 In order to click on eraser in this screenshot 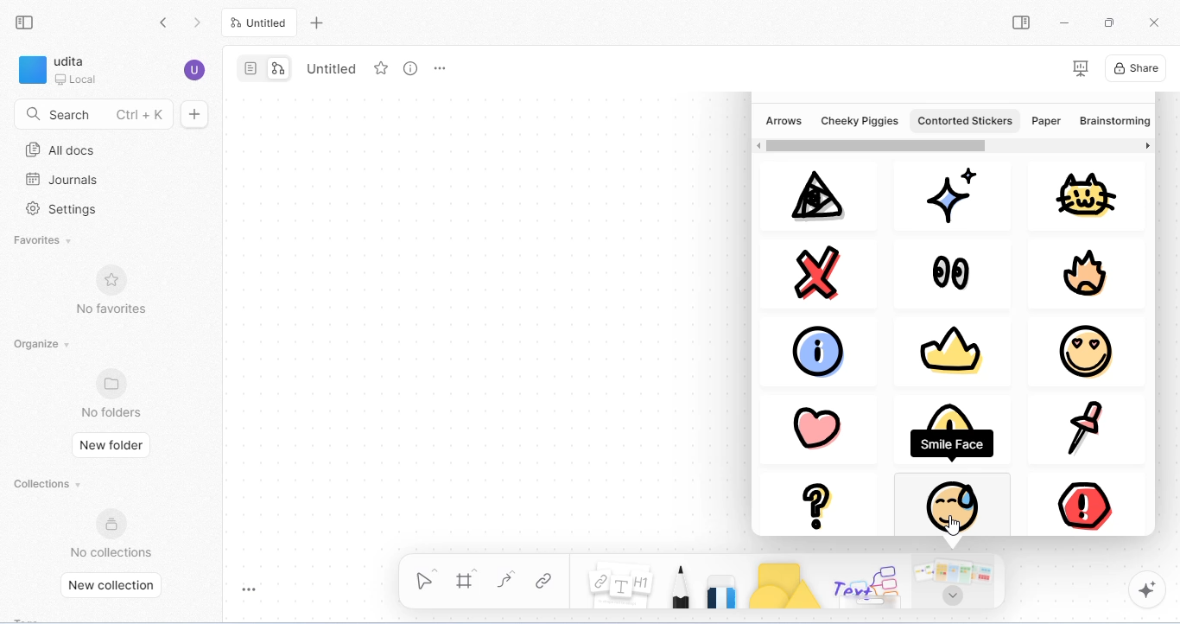, I will do `click(723, 589)`.